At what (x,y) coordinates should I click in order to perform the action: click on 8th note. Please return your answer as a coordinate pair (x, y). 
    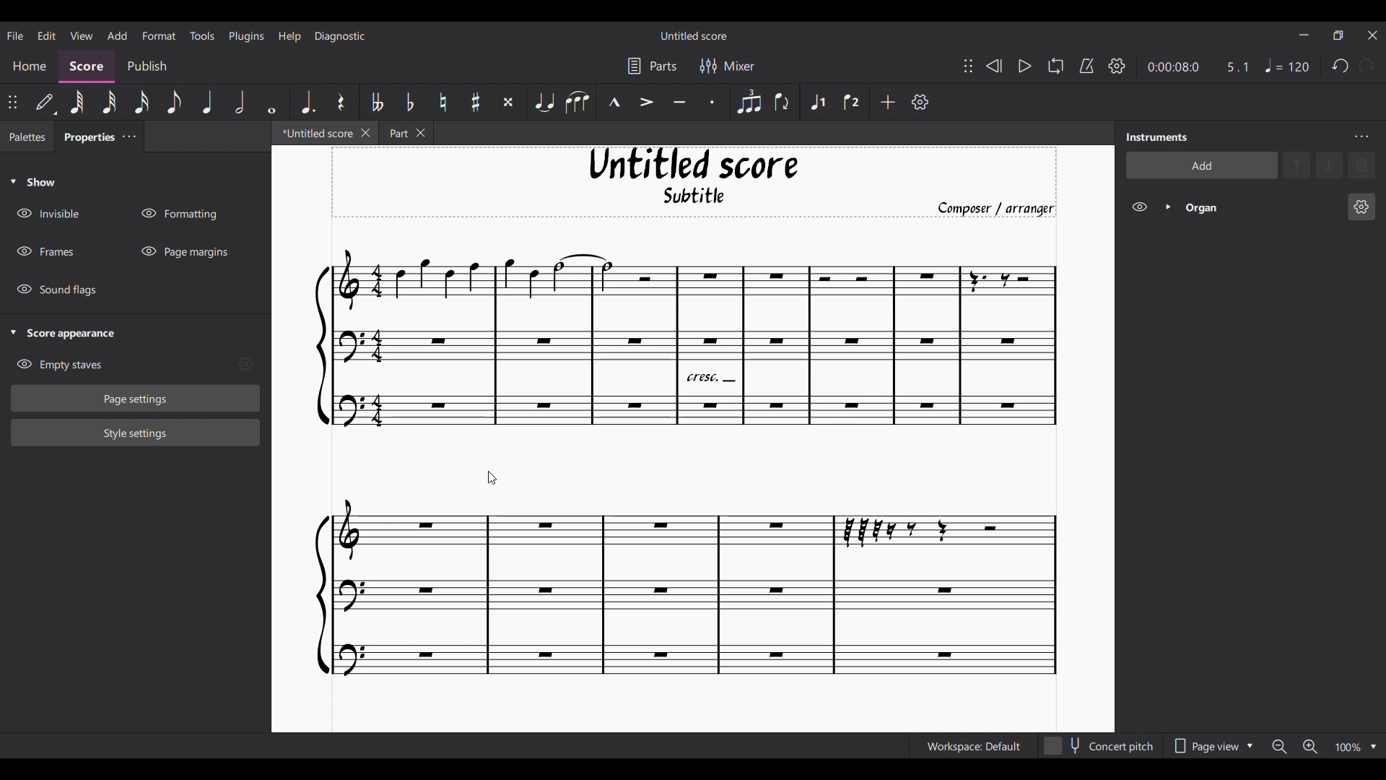
    Looking at the image, I should click on (173, 103).